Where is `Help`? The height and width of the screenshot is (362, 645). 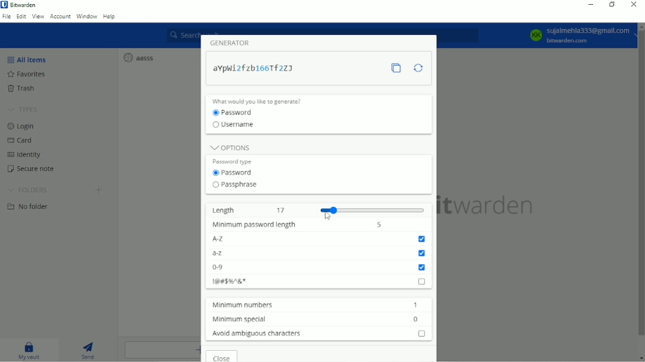 Help is located at coordinates (109, 17).